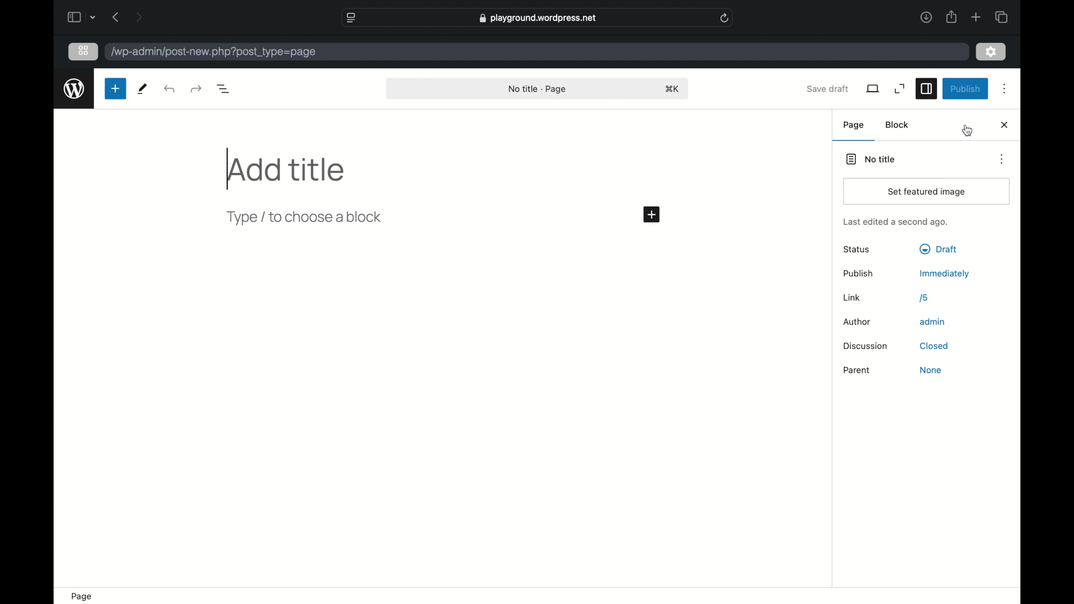 Image resolution: width=1074 pixels, height=604 pixels. What do you see at coordinates (83, 51) in the screenshot?
I see `grid view` at bounding box center [83, 51].